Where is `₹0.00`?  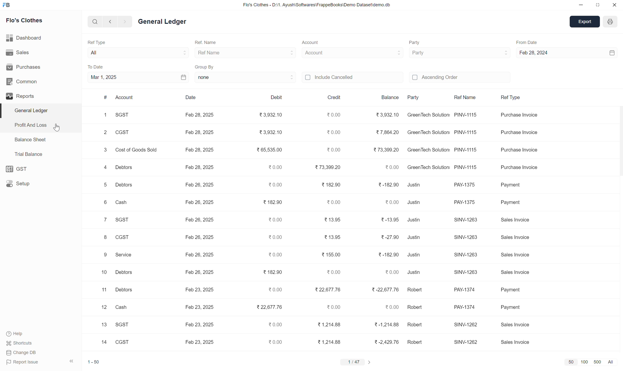
₹0.00 is located at coordinates (273, 254).